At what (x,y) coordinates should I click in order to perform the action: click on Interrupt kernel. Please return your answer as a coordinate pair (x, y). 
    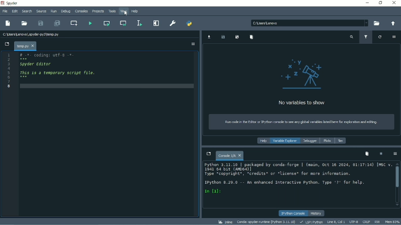
    Looking at the image, I should click on (381, 154).